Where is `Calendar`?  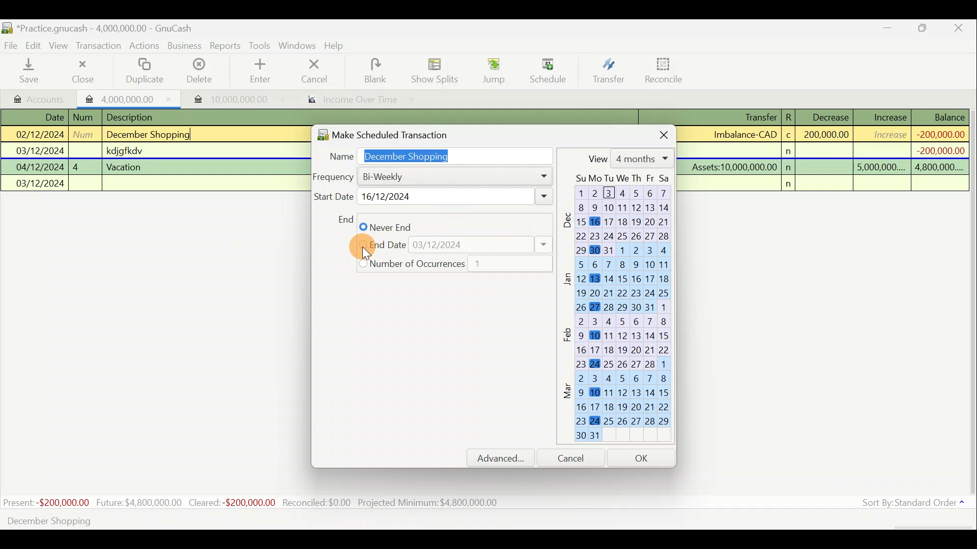 Calendar is located at coordinates (621, 311).